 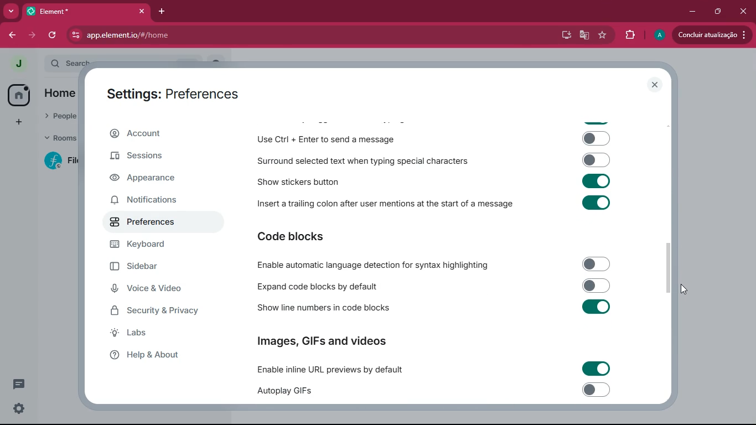 What do you see at coordinates (54, 35) in the screenshot?
I see `refresh` at bounding box center [54, 35].